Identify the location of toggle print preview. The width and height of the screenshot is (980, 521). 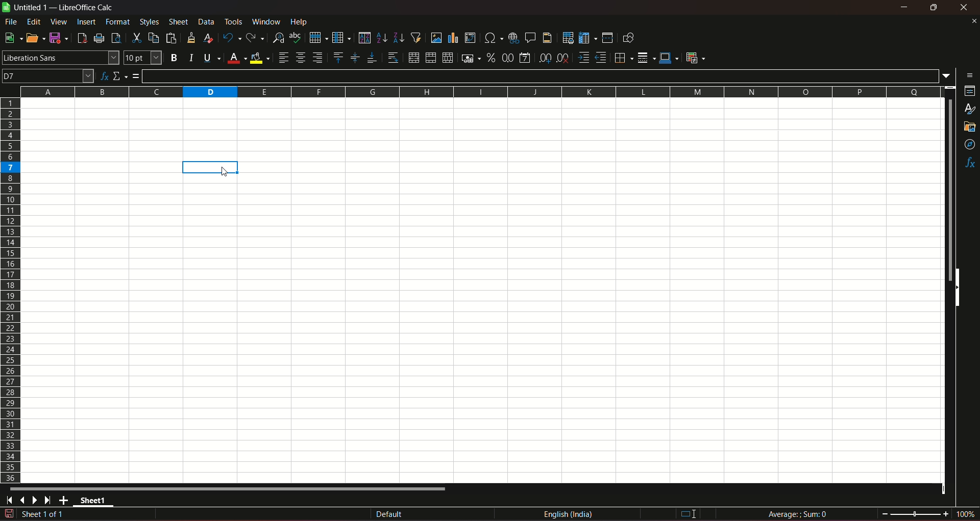
(115, 37).